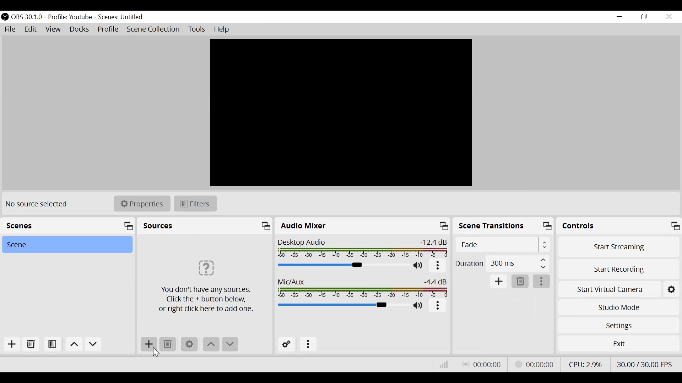 The height and width of the screenshot is (383, 682). I want to click on Scenes, so click(67, 226).